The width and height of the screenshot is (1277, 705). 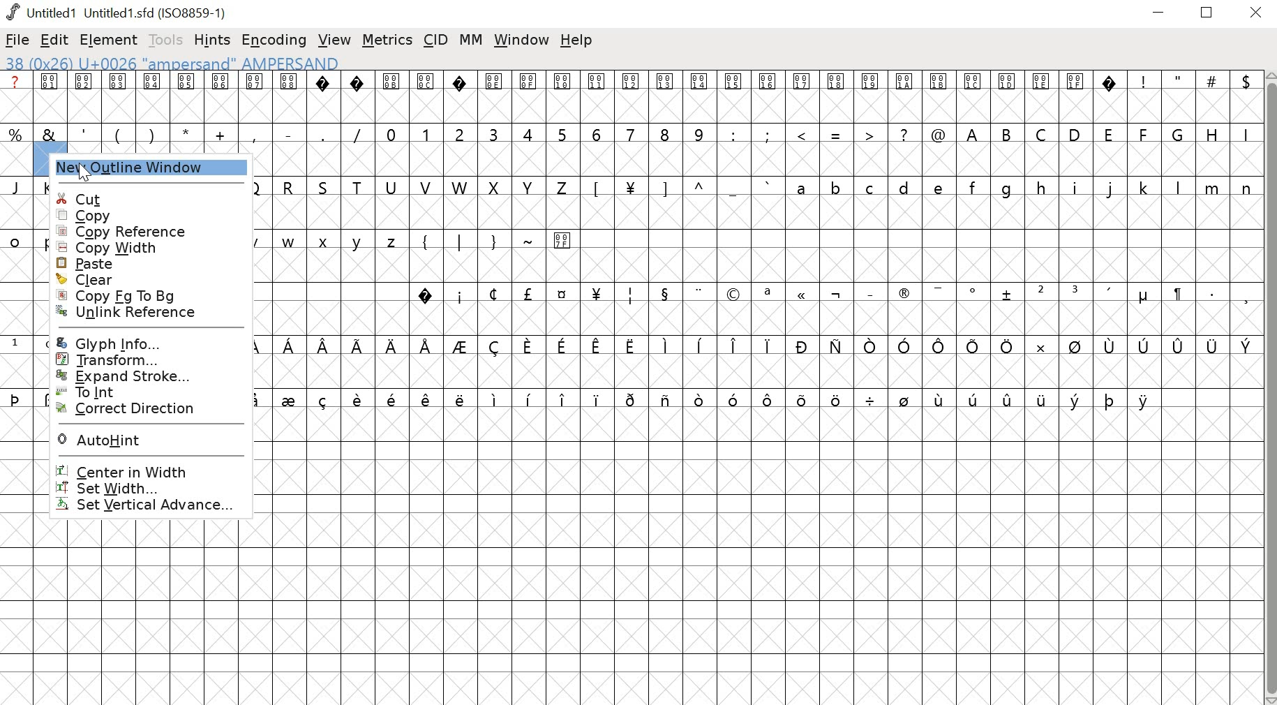 I want to click on U, so click(x=392, y=186).